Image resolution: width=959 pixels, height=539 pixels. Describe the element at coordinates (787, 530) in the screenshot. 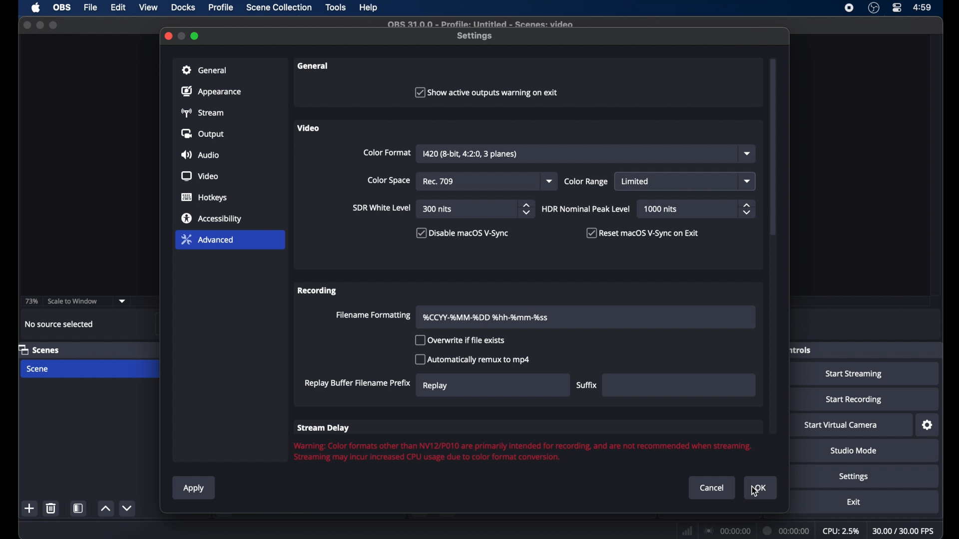

I see `00:00:00` at that location.